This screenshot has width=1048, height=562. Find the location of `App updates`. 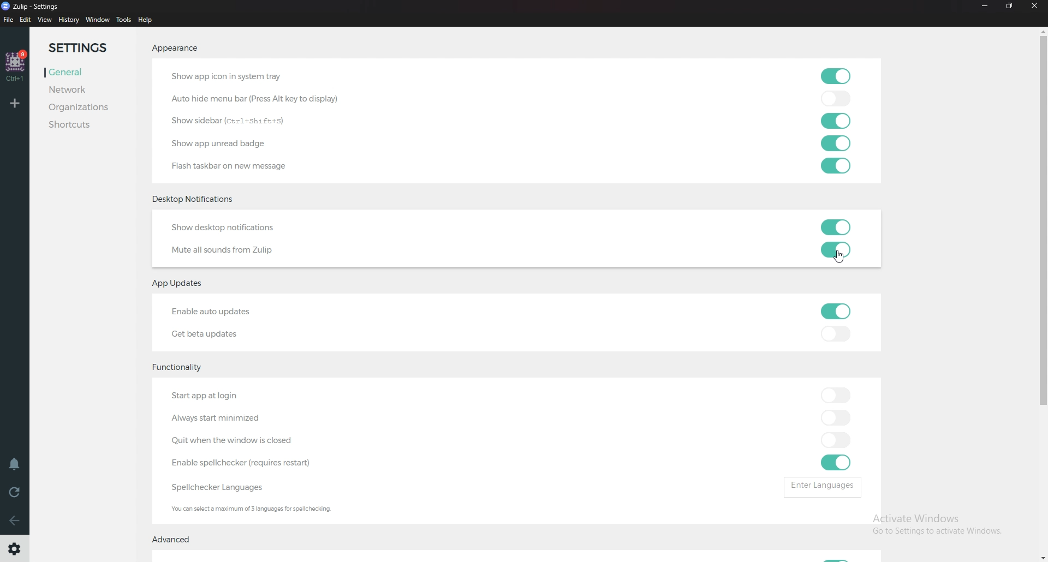

App updates is located at coordinates (182, 284).